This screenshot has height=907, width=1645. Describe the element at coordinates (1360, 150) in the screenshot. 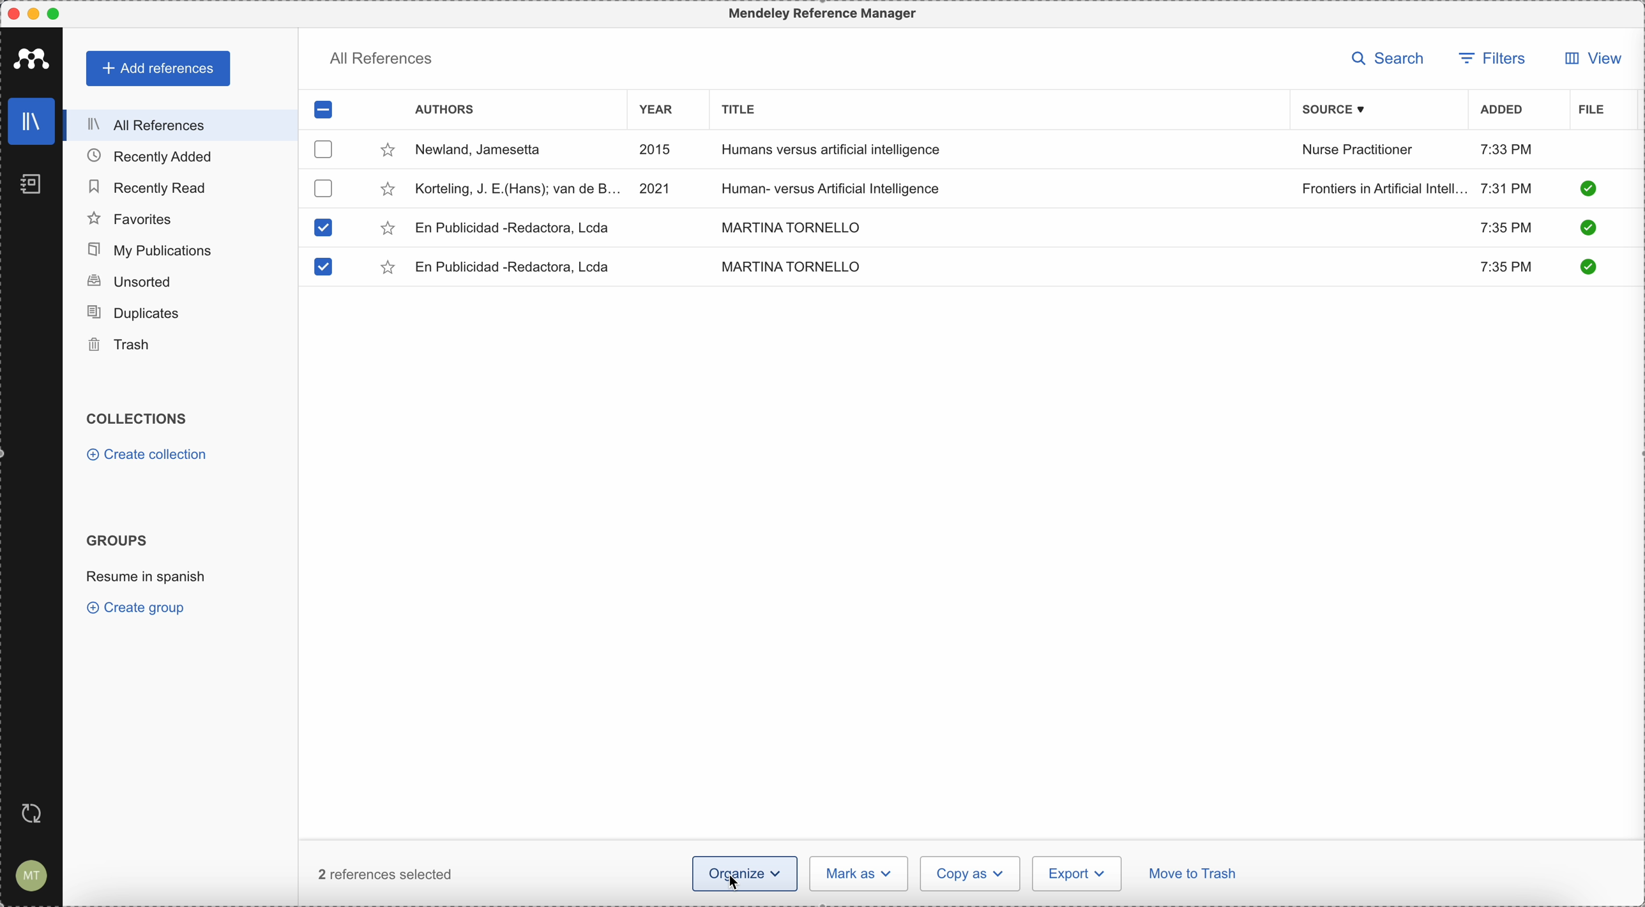

I see `Nurse Practitioner` at that location.